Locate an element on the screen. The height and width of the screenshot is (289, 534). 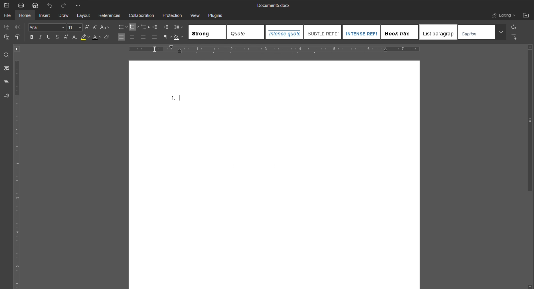
Select All is located at coordinates (515, 37).